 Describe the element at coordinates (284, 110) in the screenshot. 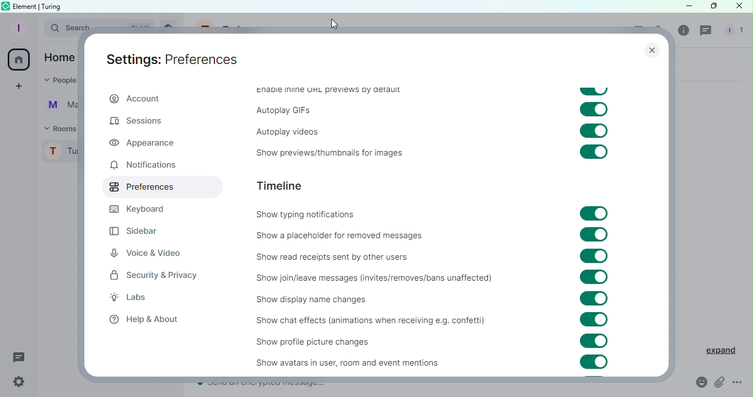

I see `Autoplay GIFs` at that location.